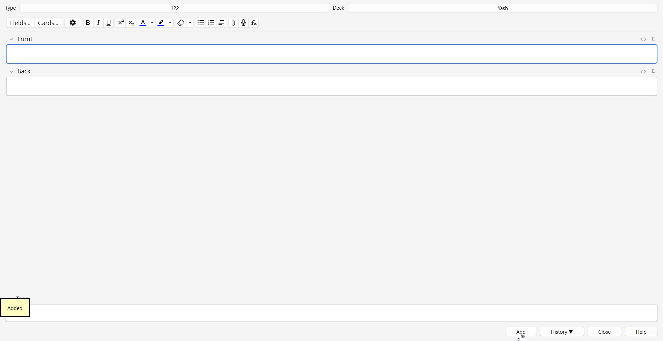  What do you see at coordinates (254, 23) in the screenshot?
I see `Equation` at bounding box center [254, 23].